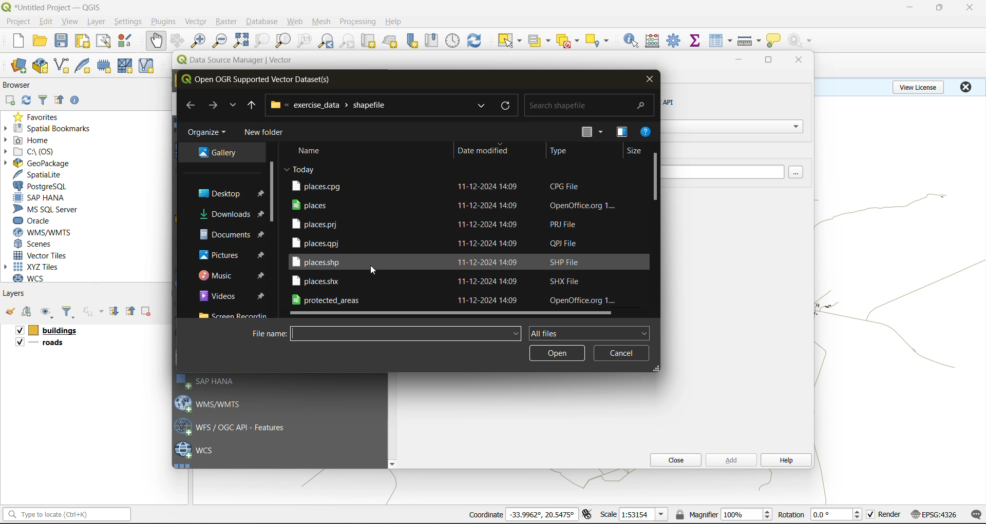 The width and height of the screenshot is (986, 524). Describe the element at coordinates (435, 39) in the screenshot. I see `show spatial bookmark` at that location.